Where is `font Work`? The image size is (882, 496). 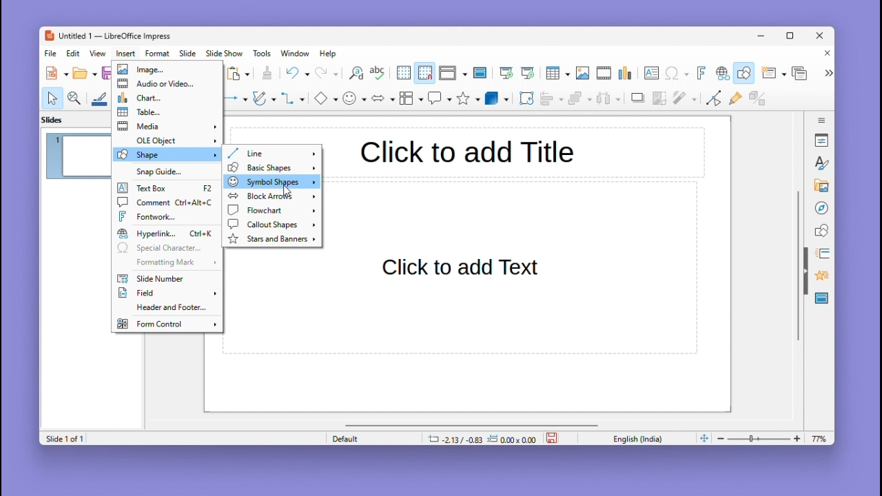
font Work is located at coordinates (167, 216).